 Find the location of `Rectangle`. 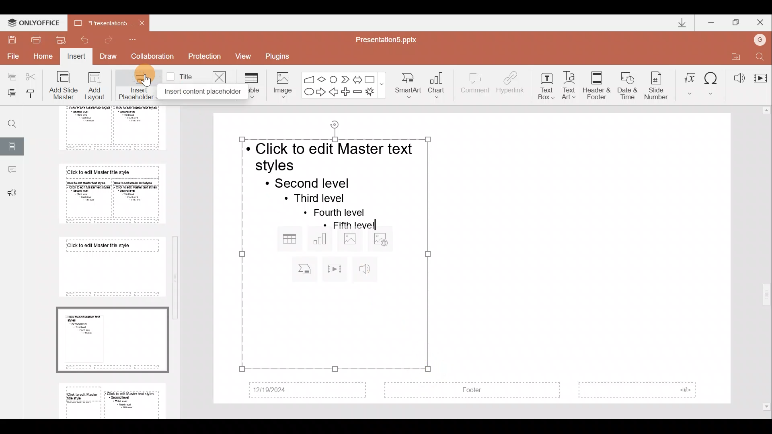

Rectangle is located at coordinates (371, 78).